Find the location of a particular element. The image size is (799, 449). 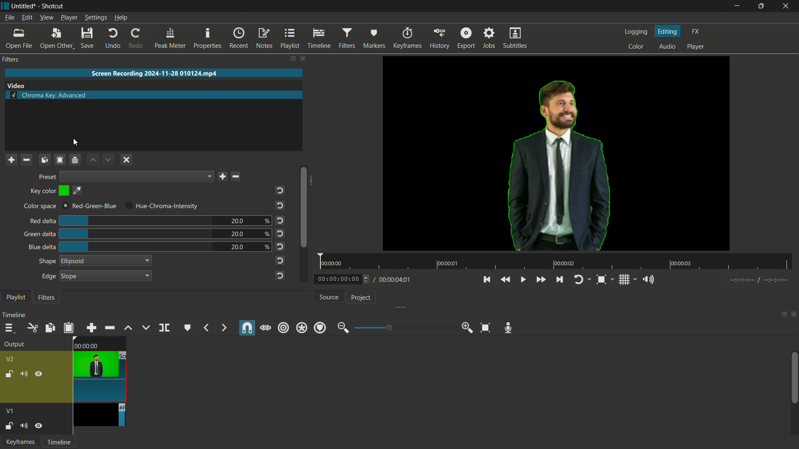

undo is located at coordinates (111, 38).